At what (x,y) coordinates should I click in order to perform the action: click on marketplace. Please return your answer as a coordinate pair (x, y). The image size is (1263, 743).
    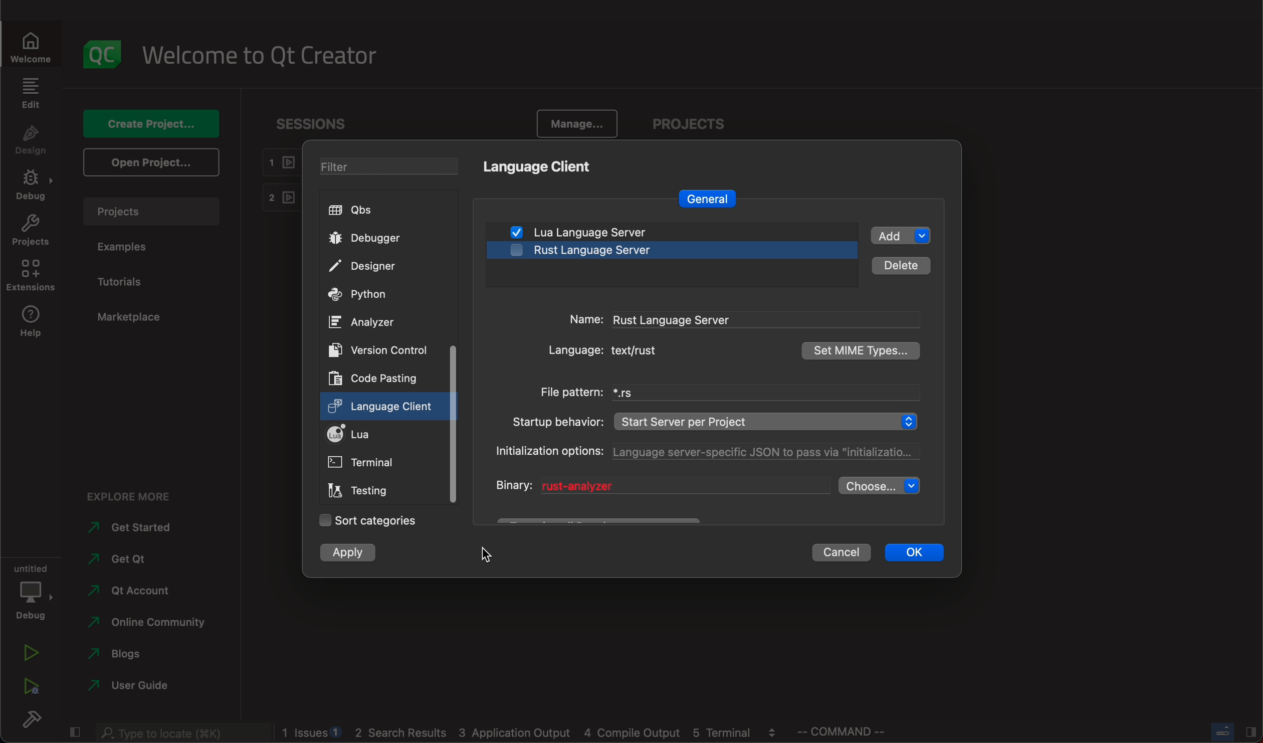
    Looking at the image, I should click on (129, 319).